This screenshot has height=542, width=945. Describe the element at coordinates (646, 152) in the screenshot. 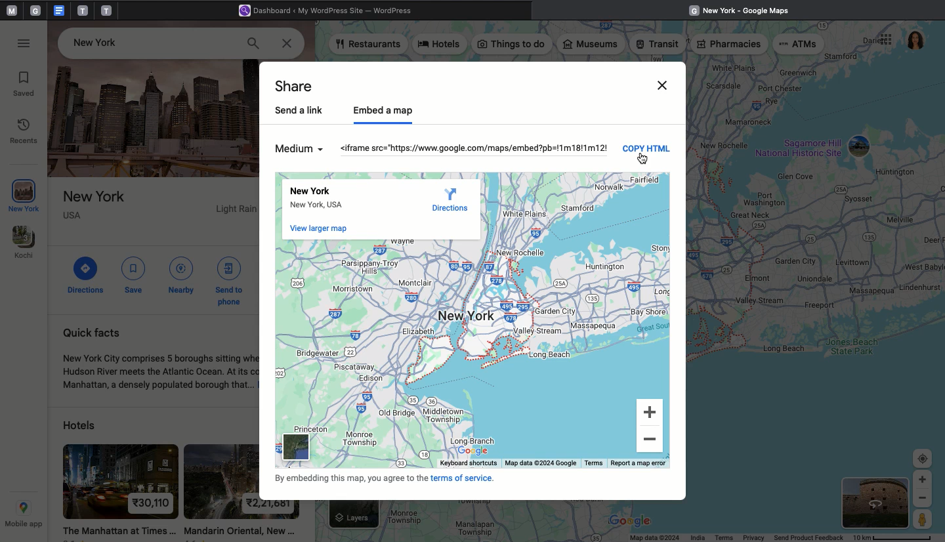

I see `Copy html` at that location.